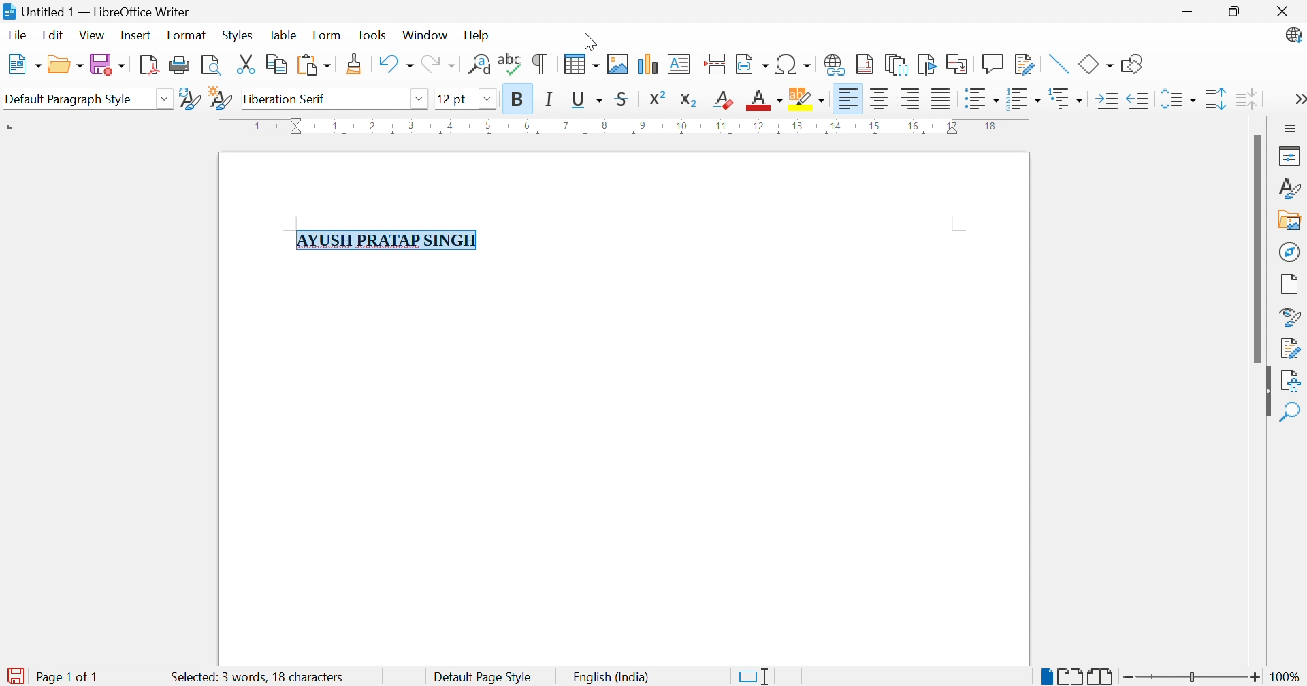  What do you see at coordinates (16, 34) in the screenshot?
I see `File` at bounding box center [16, 34].